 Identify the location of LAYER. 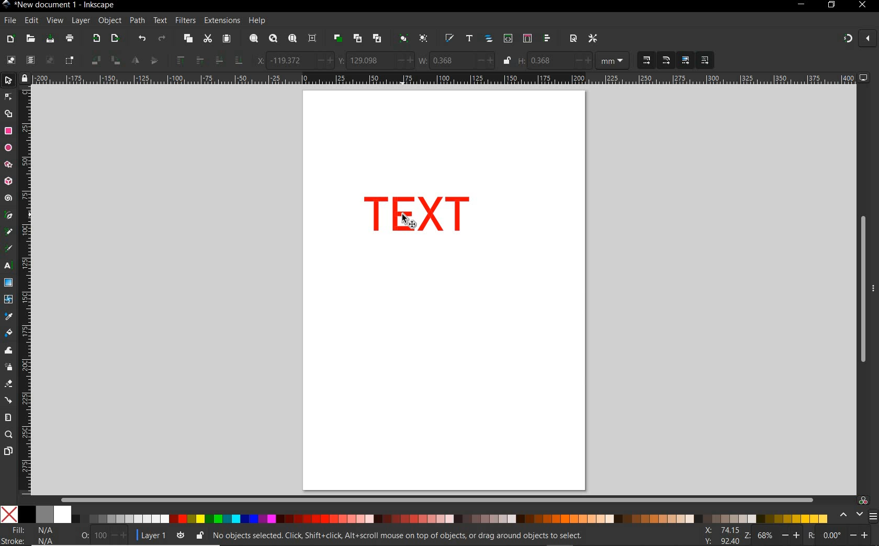
(81, 20).